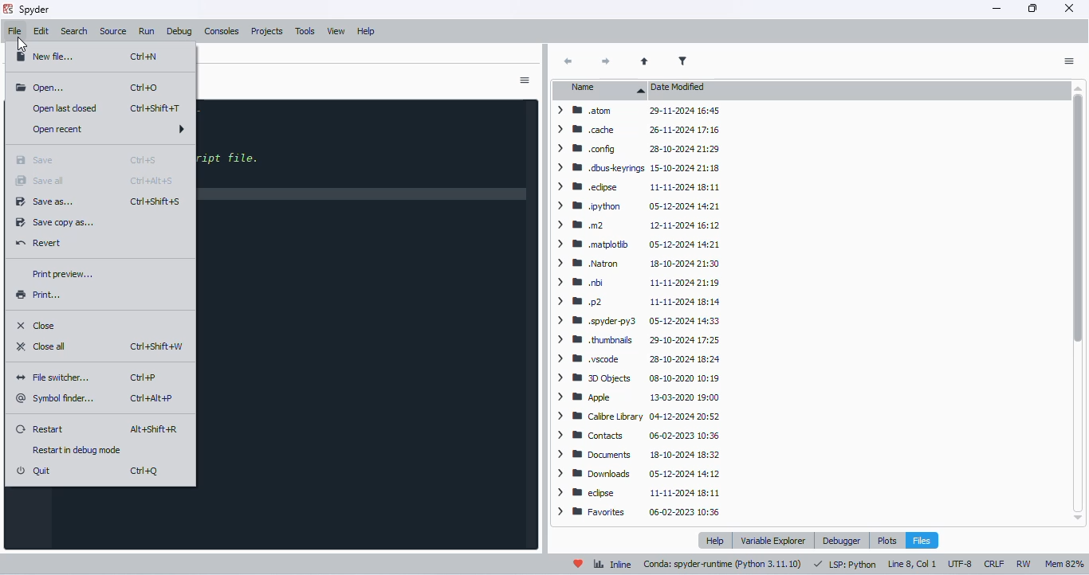 Image resolution: width=1089 pixels, height=575 pixels. I want to click on save, so click(37, 161).